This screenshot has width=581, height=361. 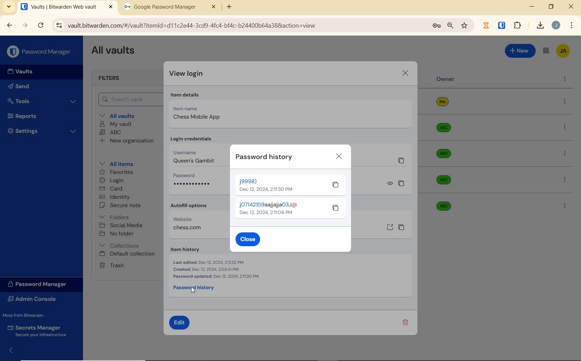 I want to click on forward, so click(x=25, y=26).